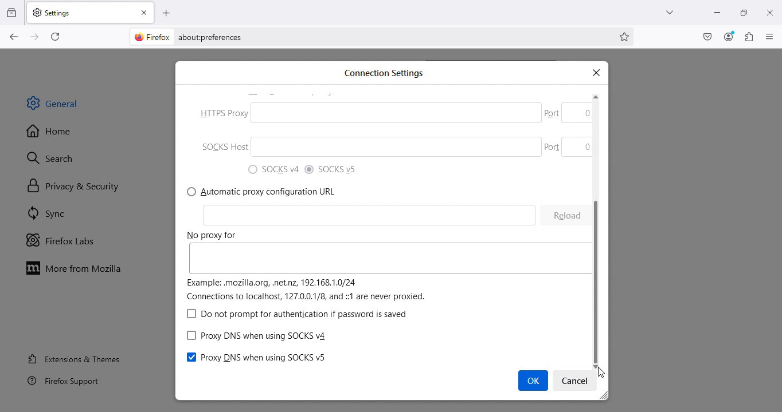  What do you see at coordinates (33, 36) in the screenshot?
I see `Go forward one page` at bounding box center [33, 36].